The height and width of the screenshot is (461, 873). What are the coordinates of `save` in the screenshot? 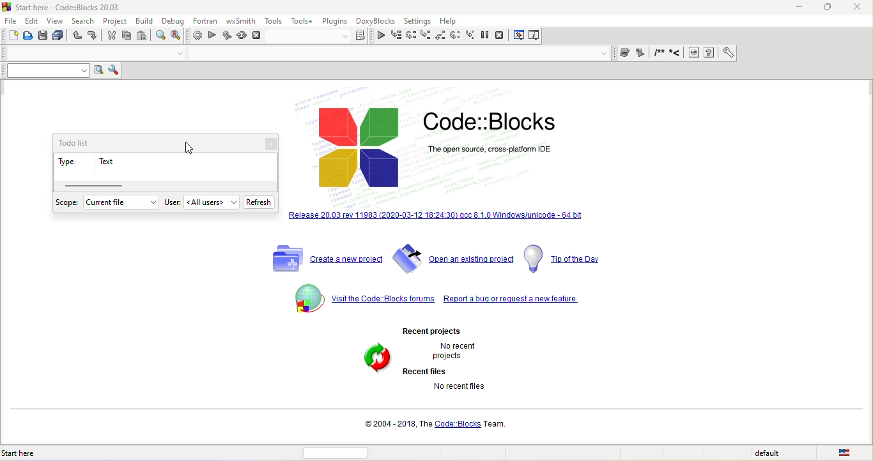 It's located at (45, 36).